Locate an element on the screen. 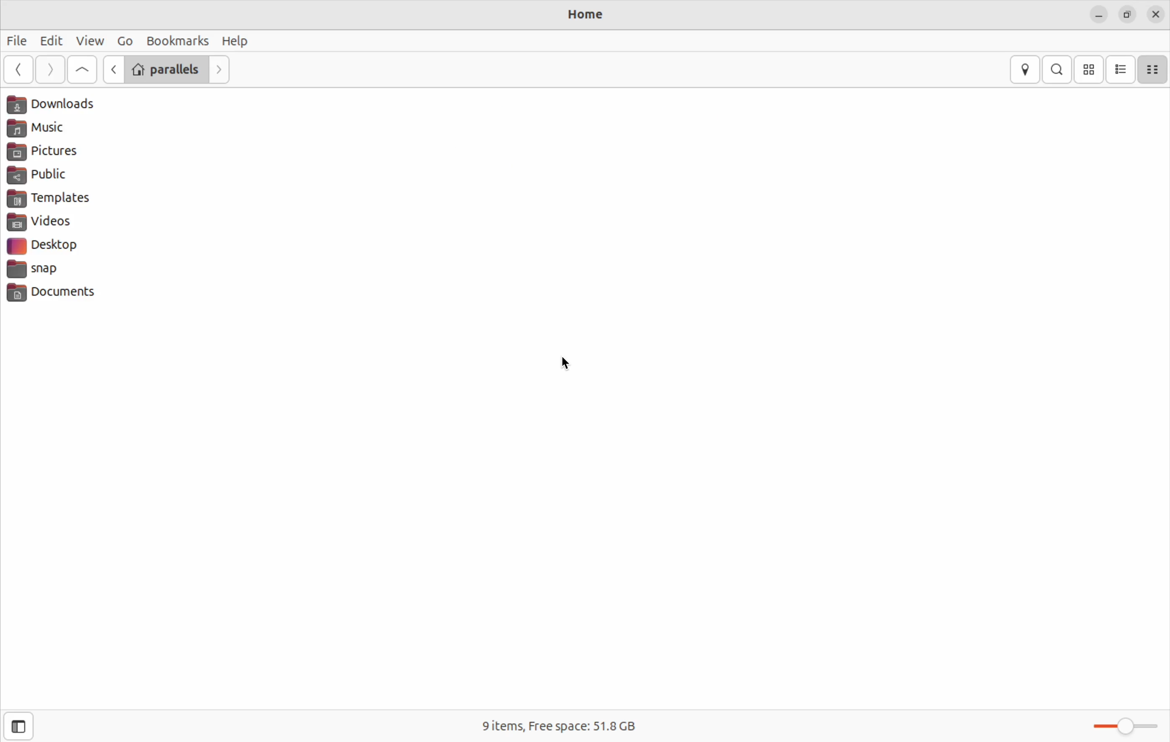  go back is located at coordinates (112, 69).